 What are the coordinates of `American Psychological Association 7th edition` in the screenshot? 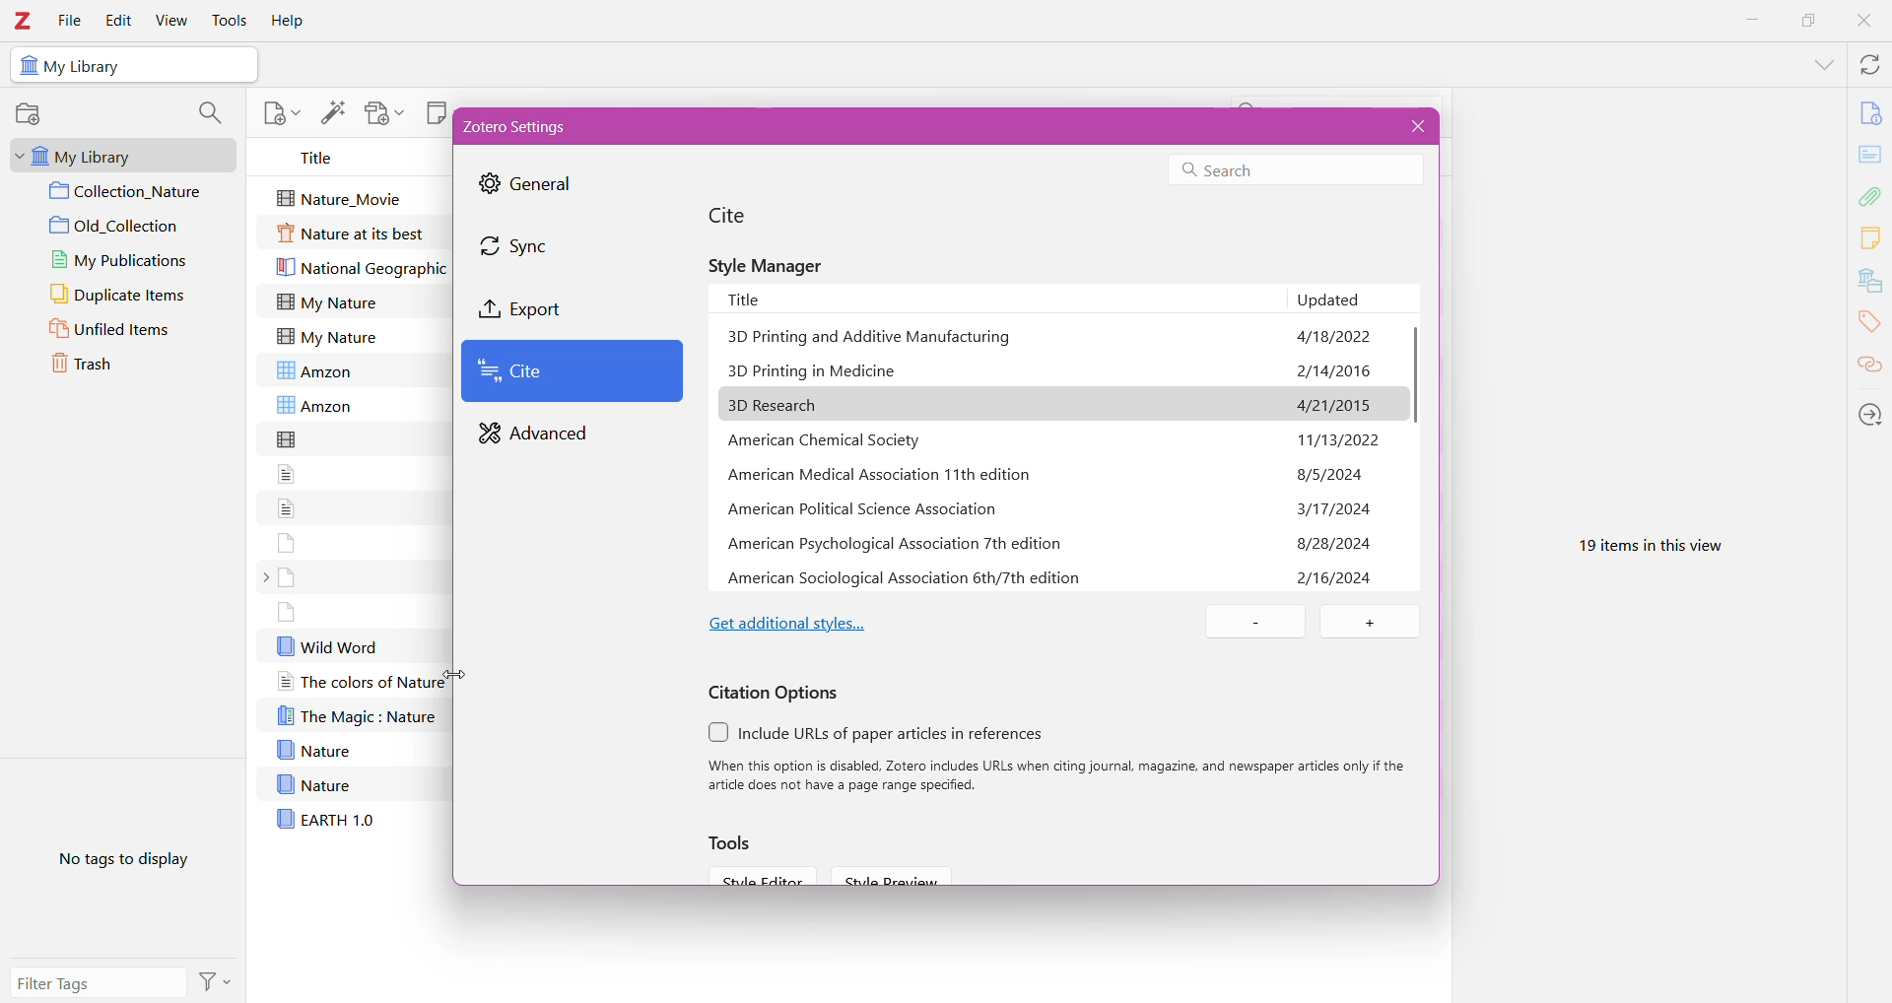 It's located at (901, 544).